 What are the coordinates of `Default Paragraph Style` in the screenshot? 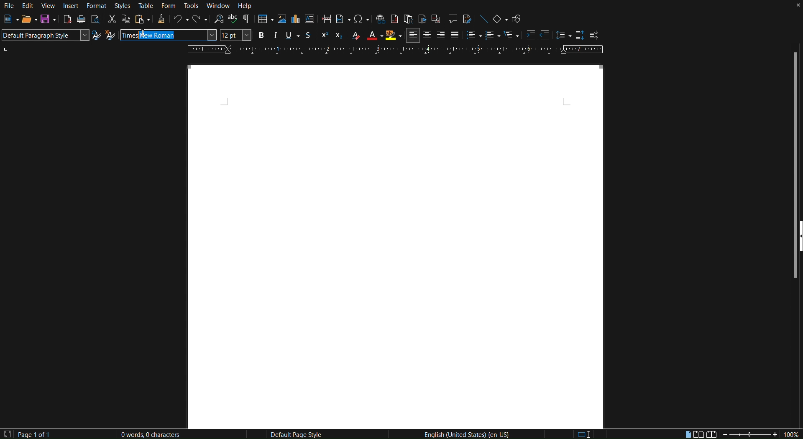 It's located at (43, 35).